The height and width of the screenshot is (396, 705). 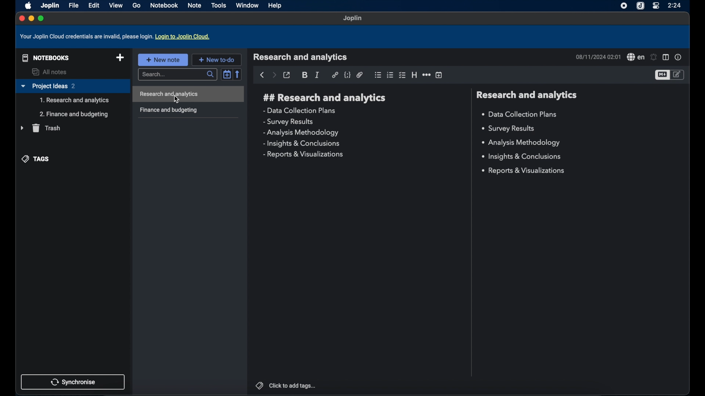 I want to click on apple icon, so click(x=27, y=5).